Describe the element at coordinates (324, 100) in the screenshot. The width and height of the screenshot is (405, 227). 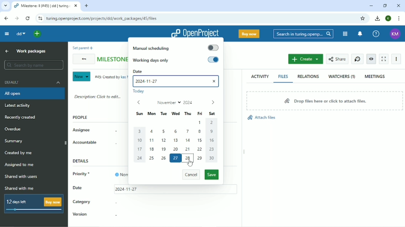
I see `Drop files here or click to attach files` at that location.